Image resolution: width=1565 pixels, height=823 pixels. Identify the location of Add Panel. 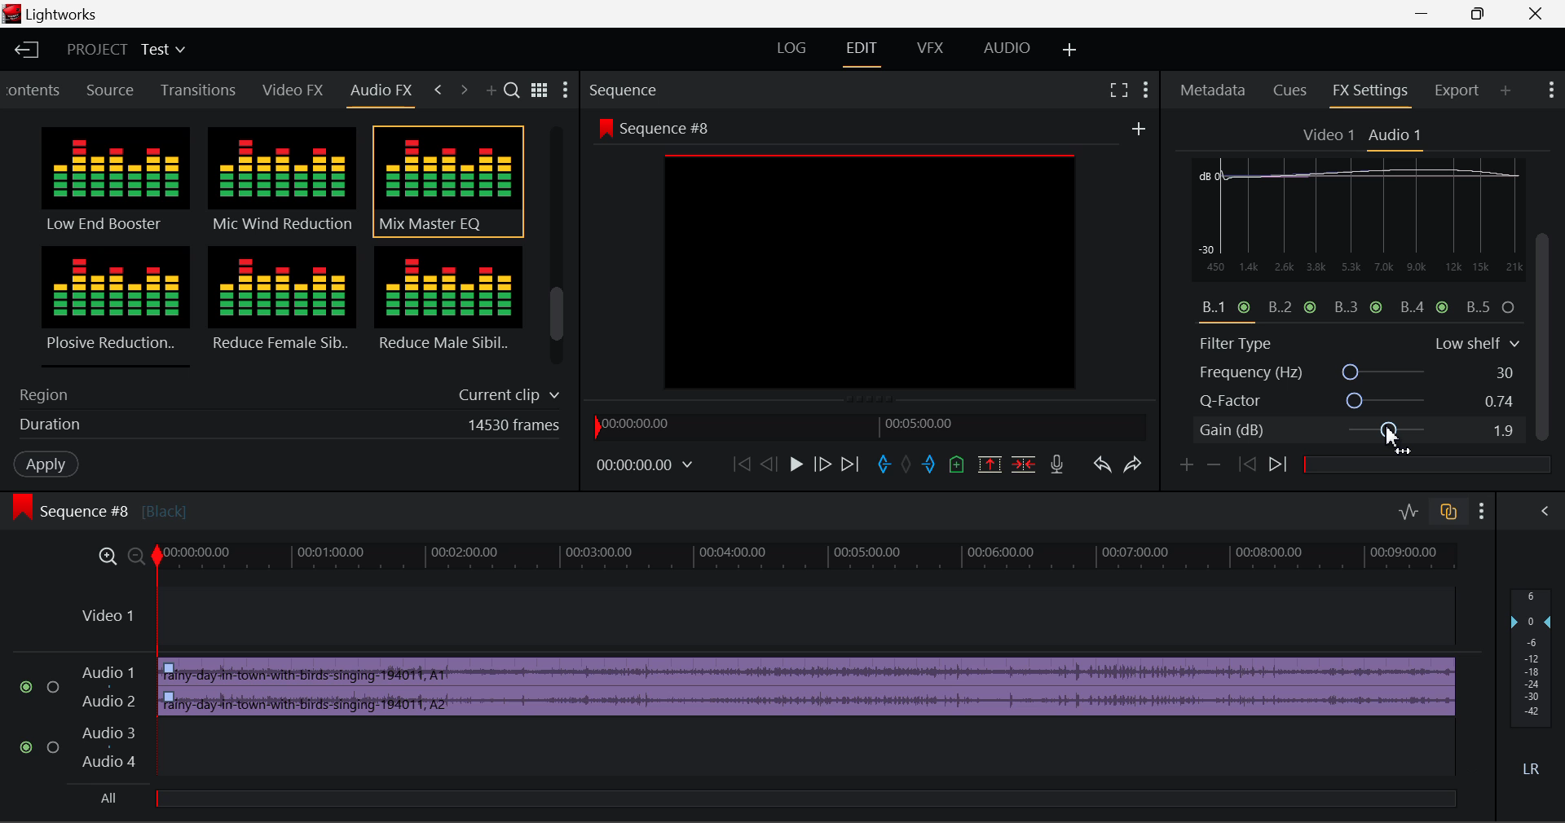
(493, 92).